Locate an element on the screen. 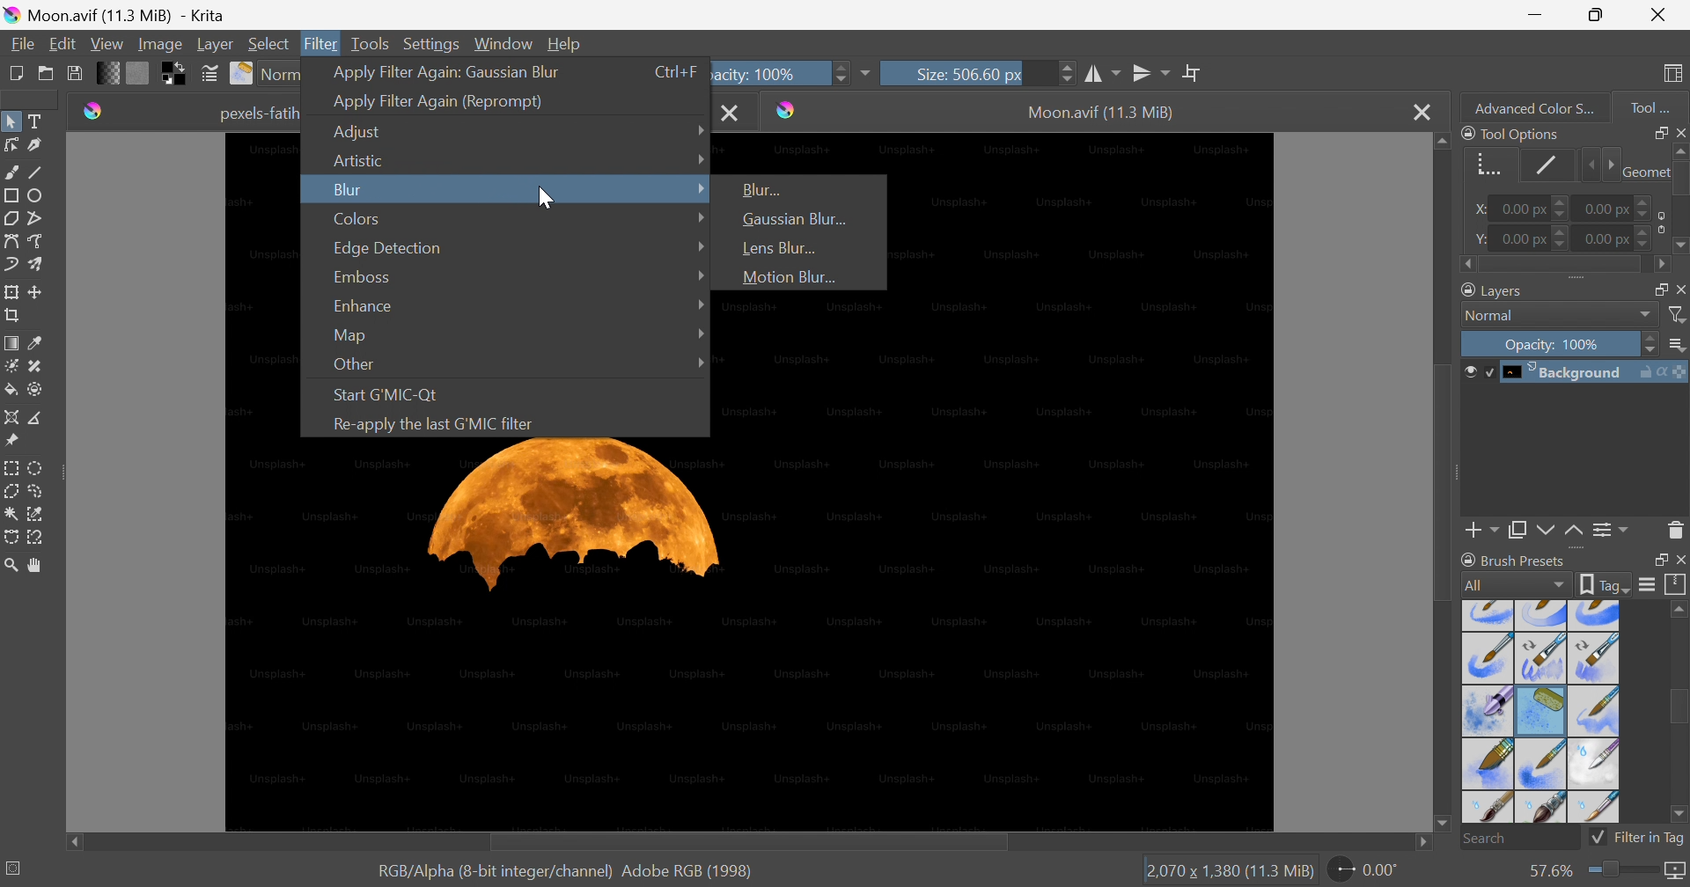 The height and width of the screenshot is (887, 1690). Storage resources is located at coordinates (1678, 584).